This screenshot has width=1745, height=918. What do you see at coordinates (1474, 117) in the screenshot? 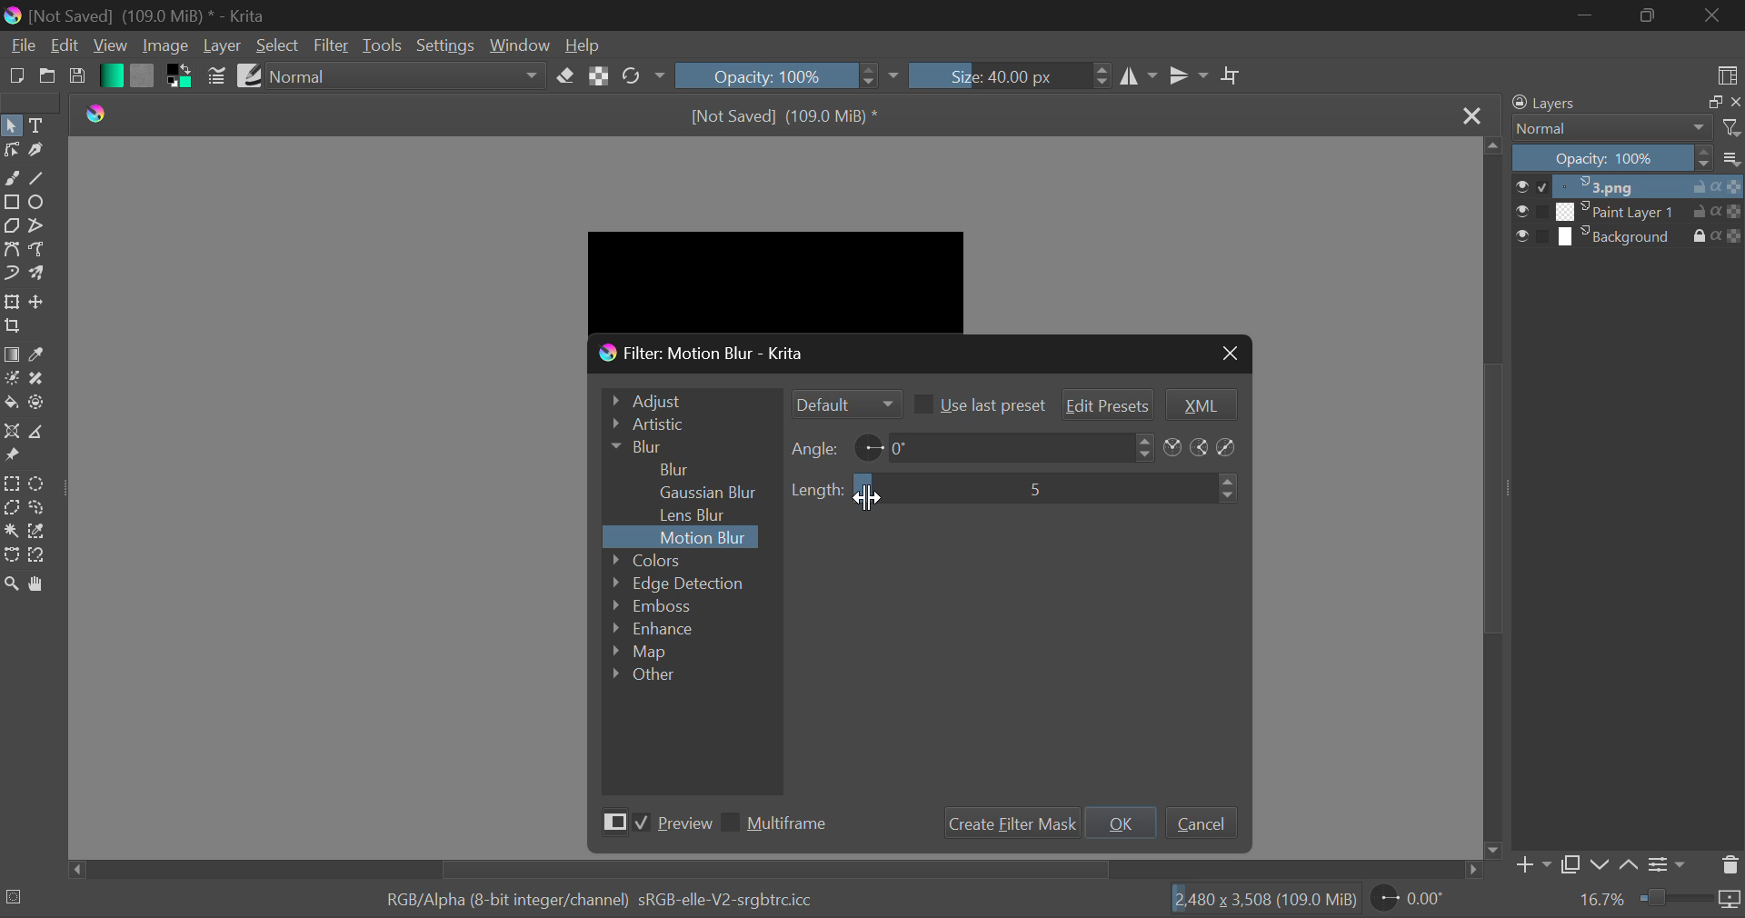
I see `Close` at bounding box center [1474, 117].